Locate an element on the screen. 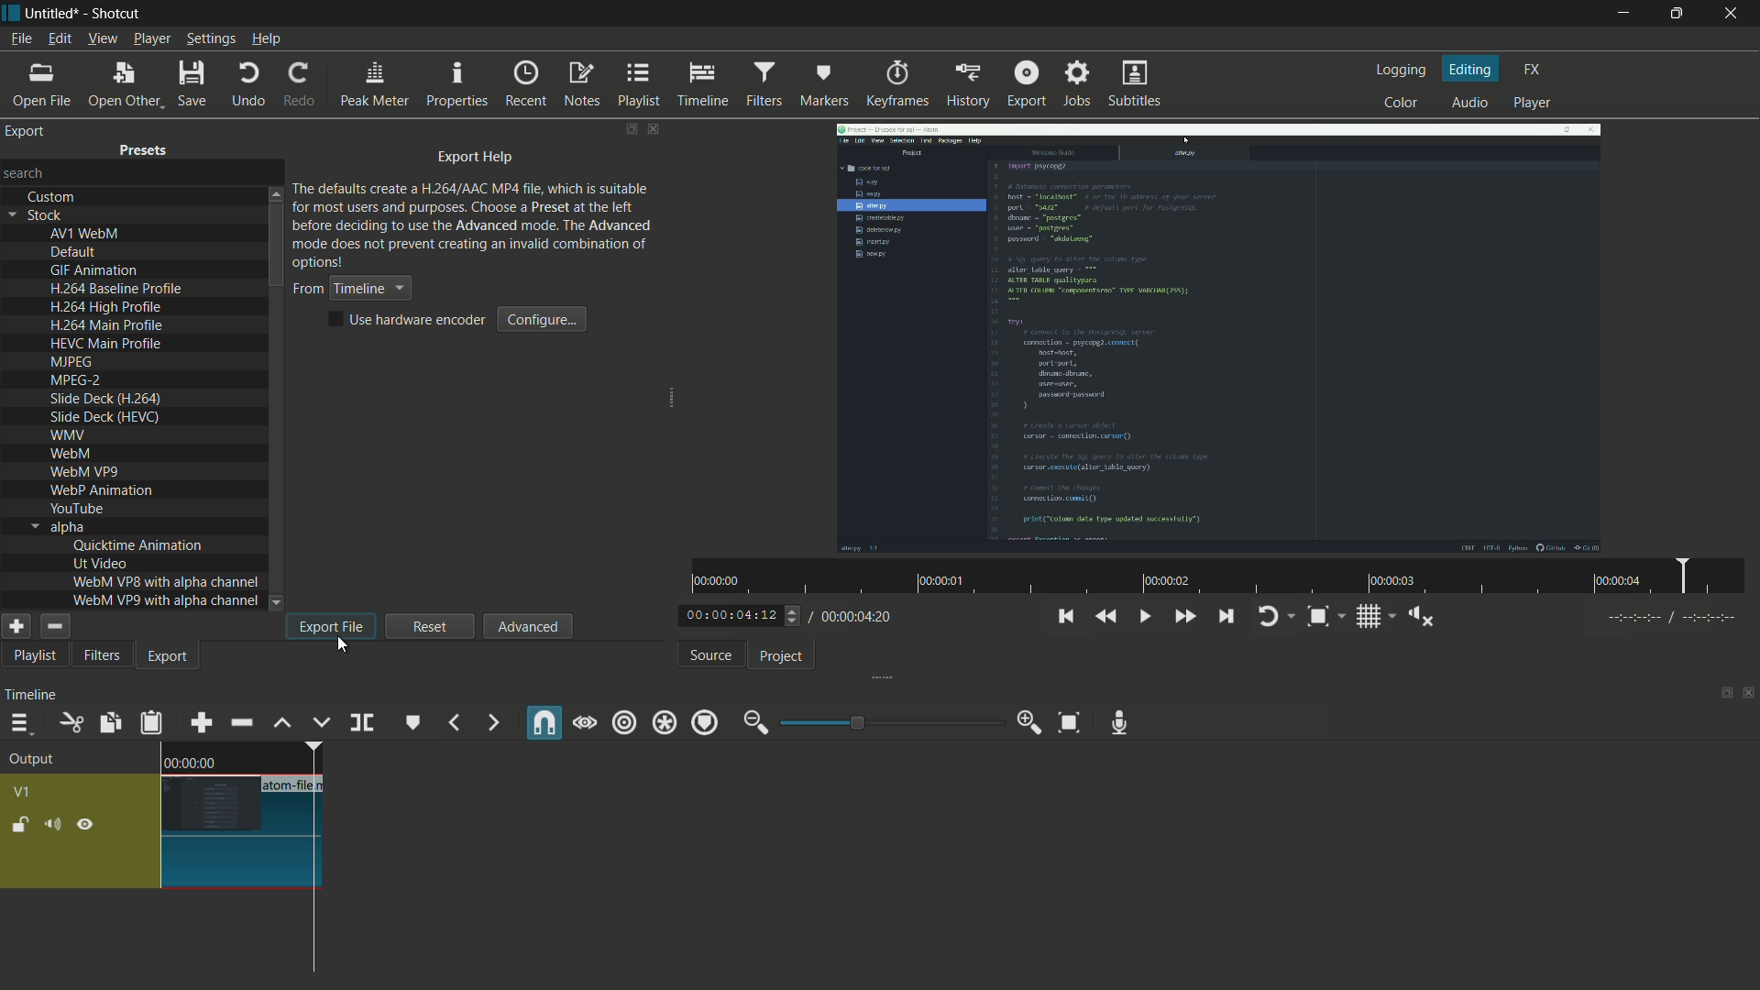 The width and height of the screenshot is (1760, 990). custom is located at coordinates (52, 197).